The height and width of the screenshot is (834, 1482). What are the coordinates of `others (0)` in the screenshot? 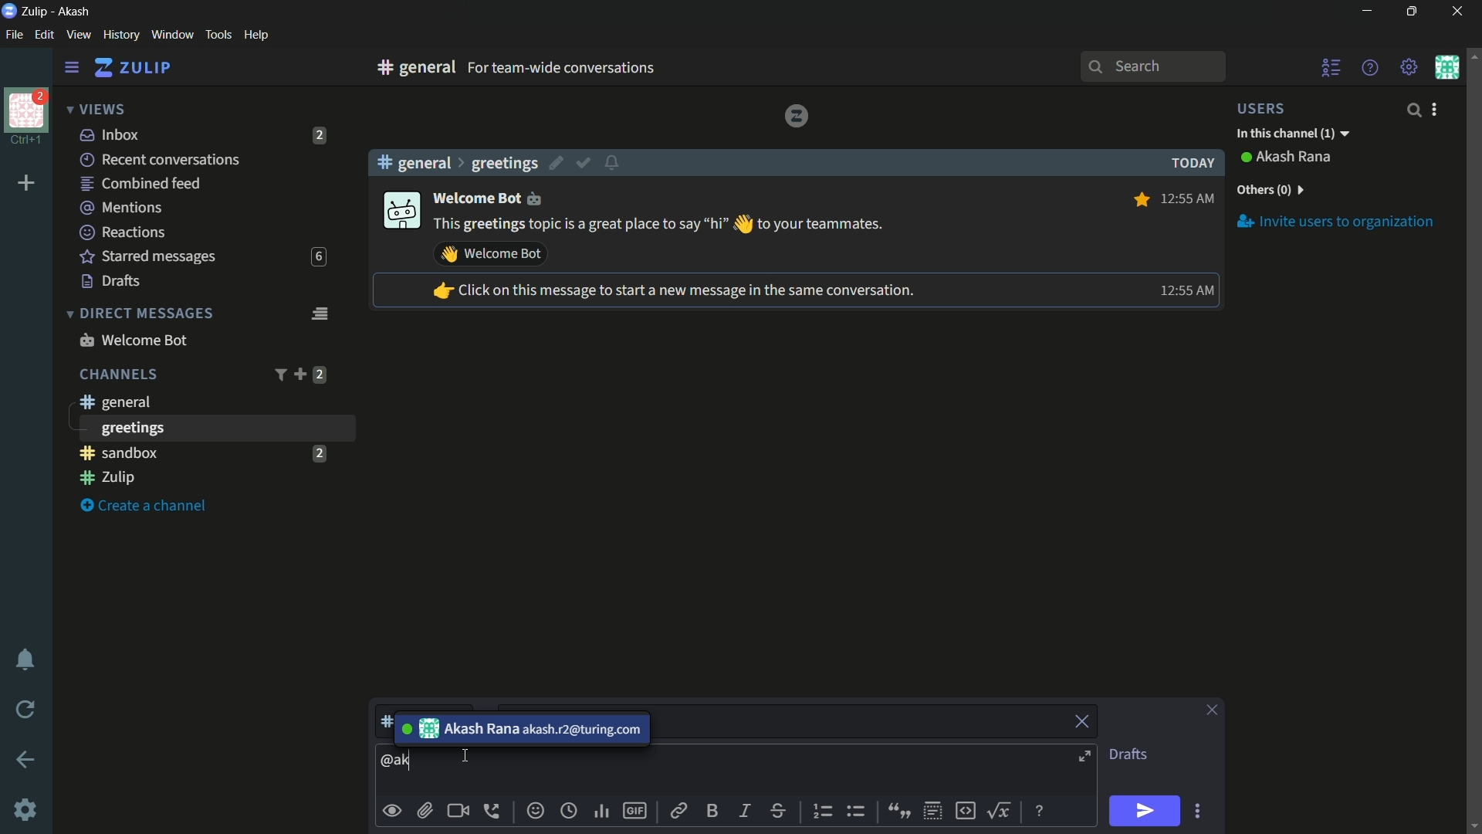 It's located at (1269, 190).